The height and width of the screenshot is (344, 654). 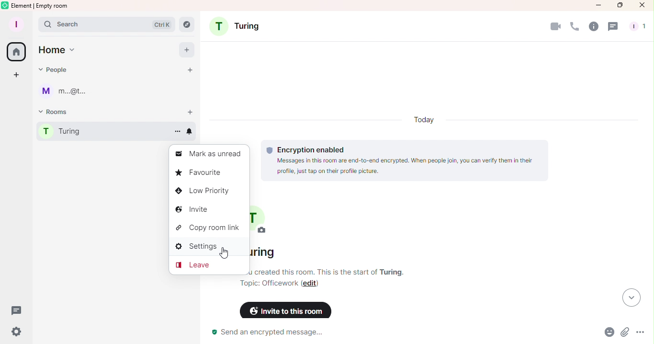 What do you see at coordinates (640, 333) in the screenshot?
I see `More options` at bounding box center [640, 333].